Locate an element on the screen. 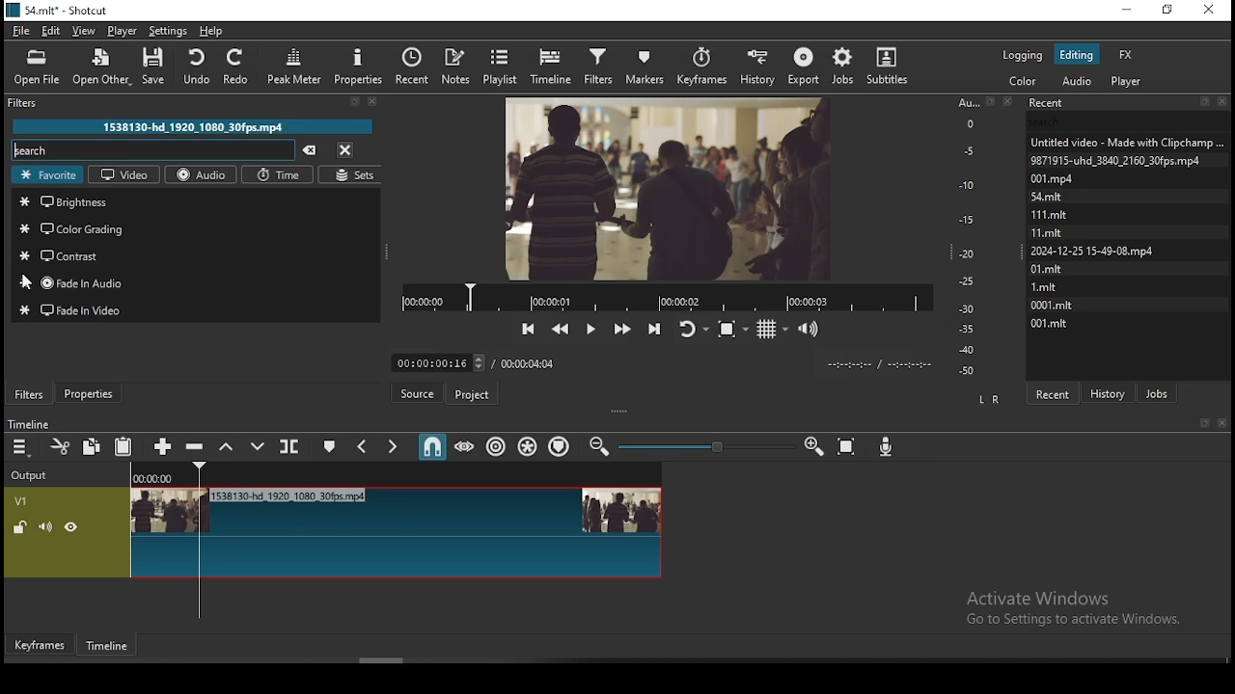 The image size is (1235, 694). search is located at coordinates (153, 150).